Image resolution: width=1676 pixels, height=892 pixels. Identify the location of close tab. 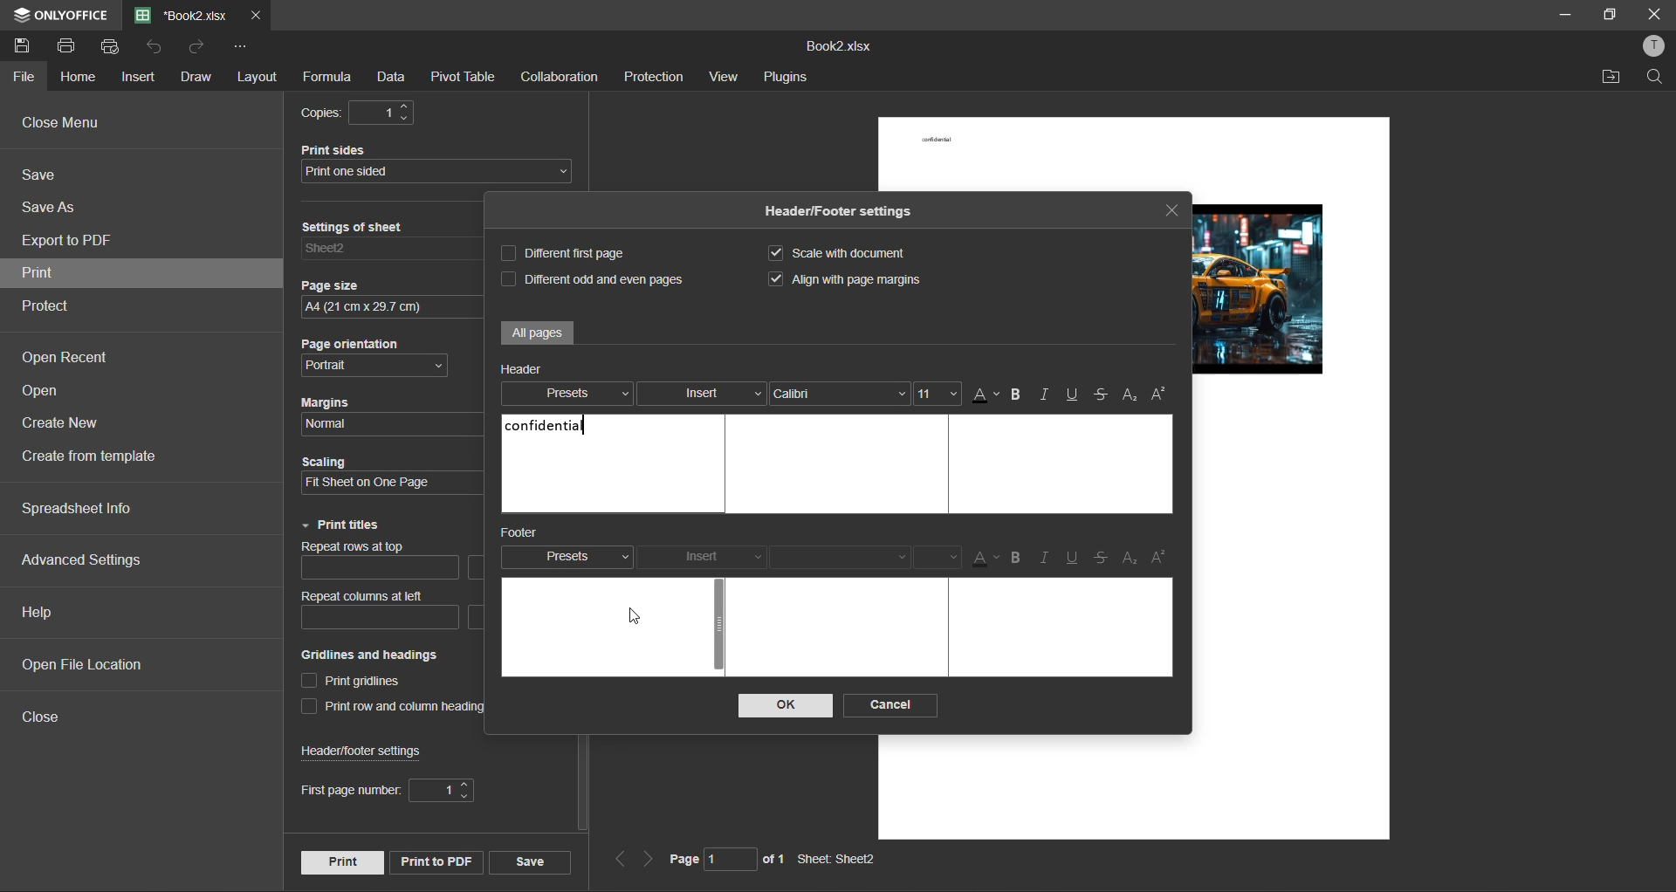
(255, 11).